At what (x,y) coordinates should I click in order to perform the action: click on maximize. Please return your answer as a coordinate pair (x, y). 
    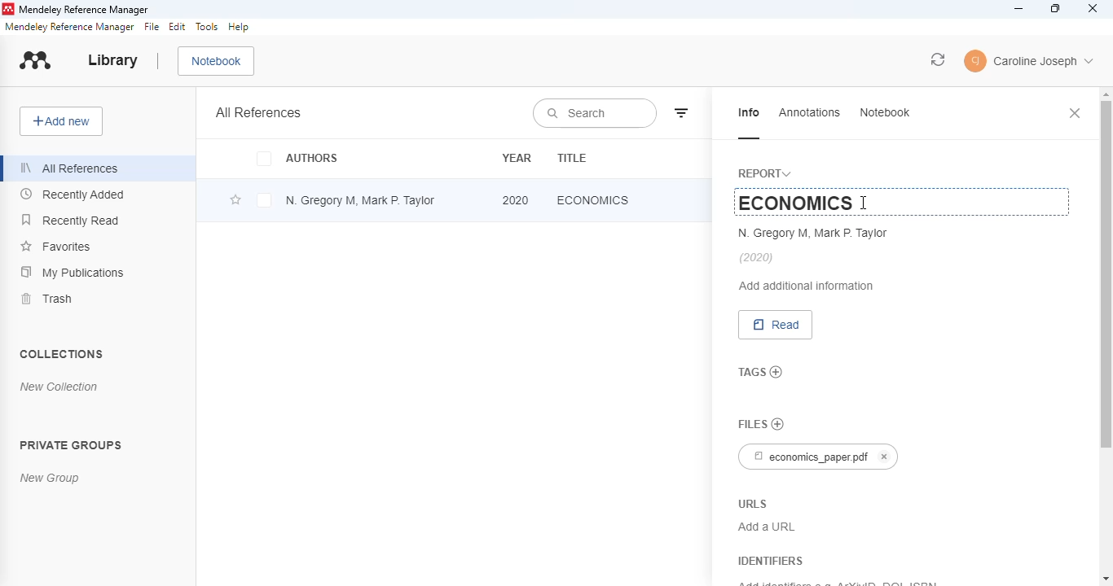
    Looking at the image, I should click on (1055, 9).